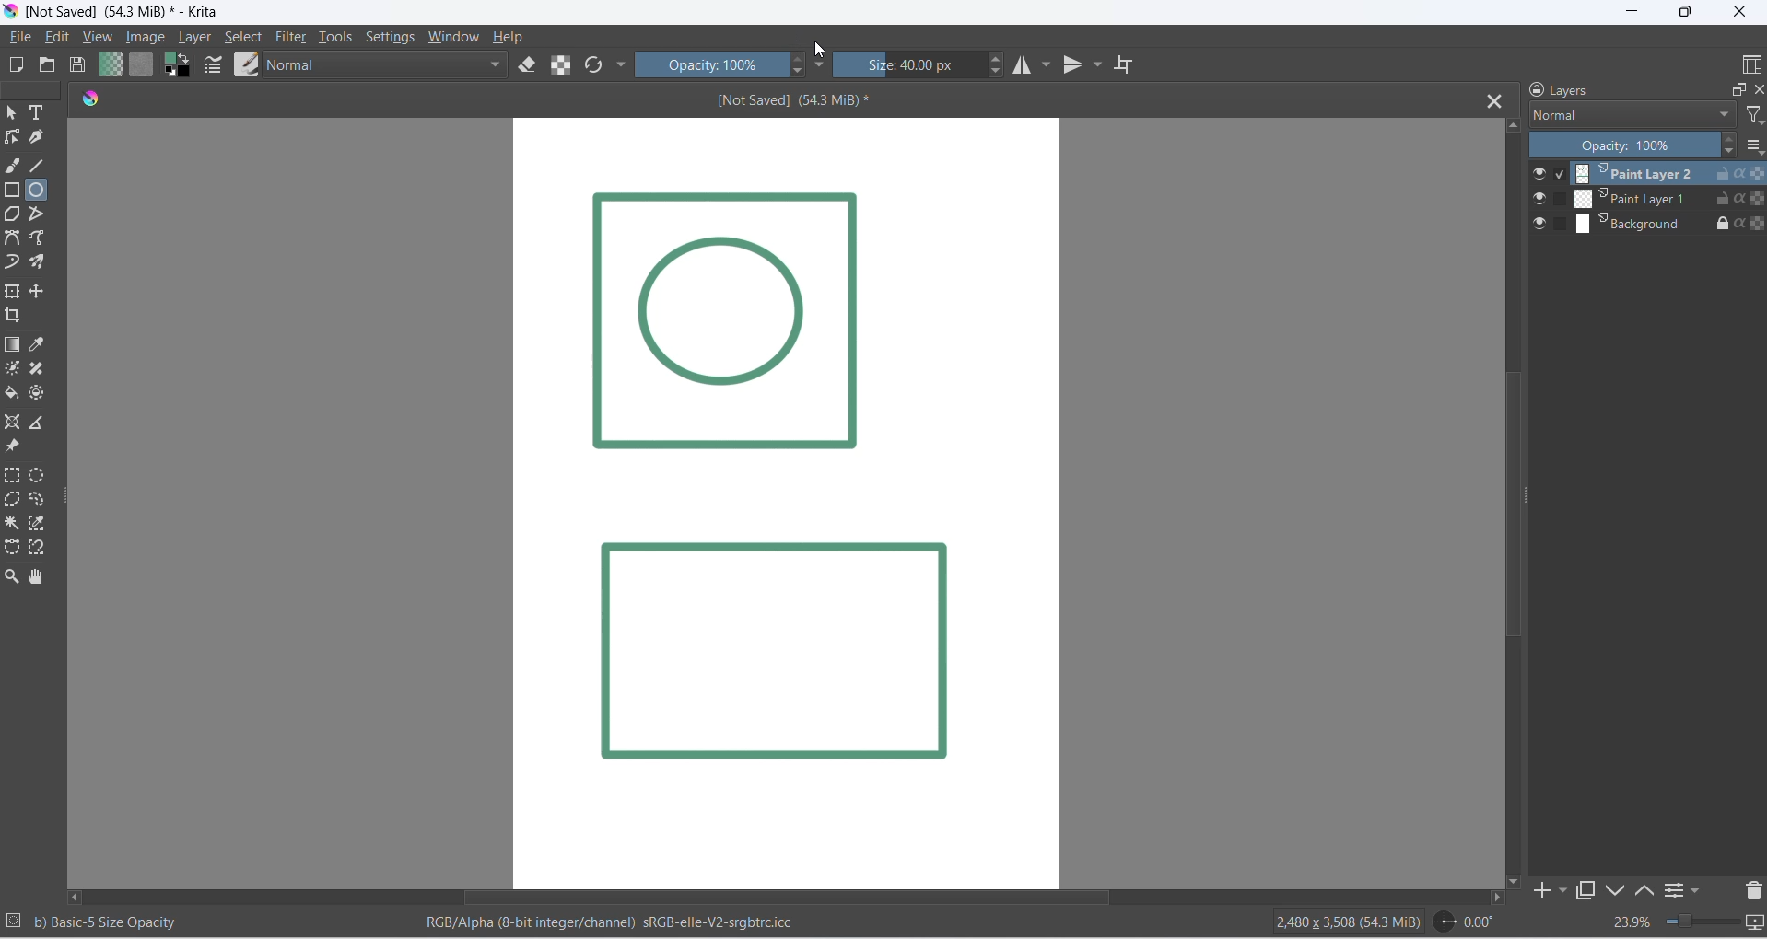  Describe the element at coordinates (13, 167) in the screenshot. I see `freehand brush tool` at that location.